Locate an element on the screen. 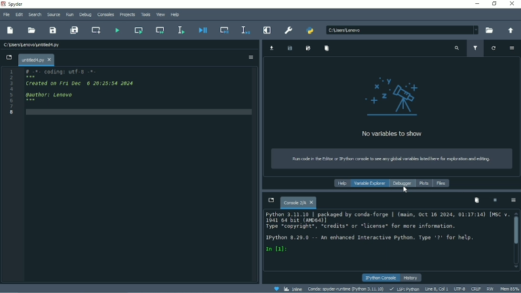  Remove all variables is located at coordinates (326, 48).